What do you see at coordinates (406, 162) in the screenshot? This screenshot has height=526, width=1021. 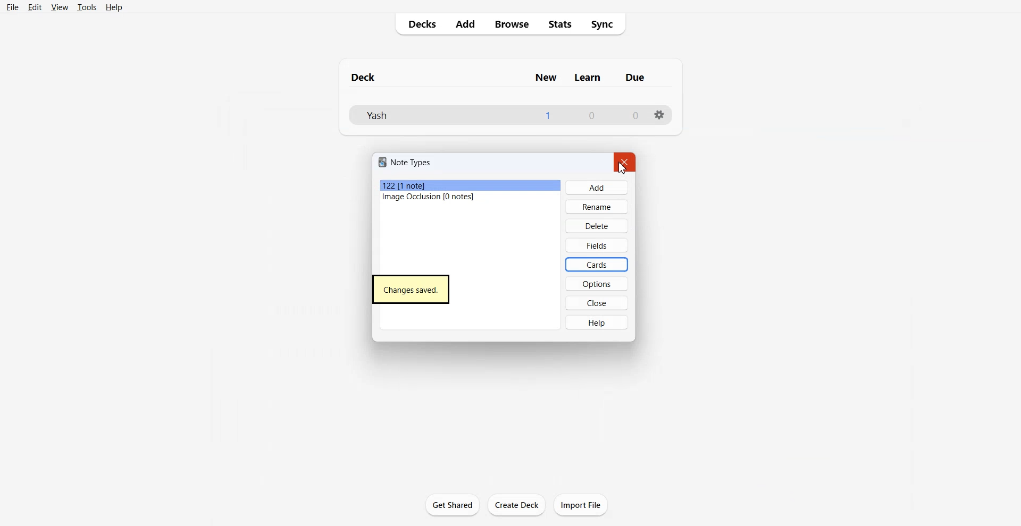 I see `Text` at bounding box center [406, 162].